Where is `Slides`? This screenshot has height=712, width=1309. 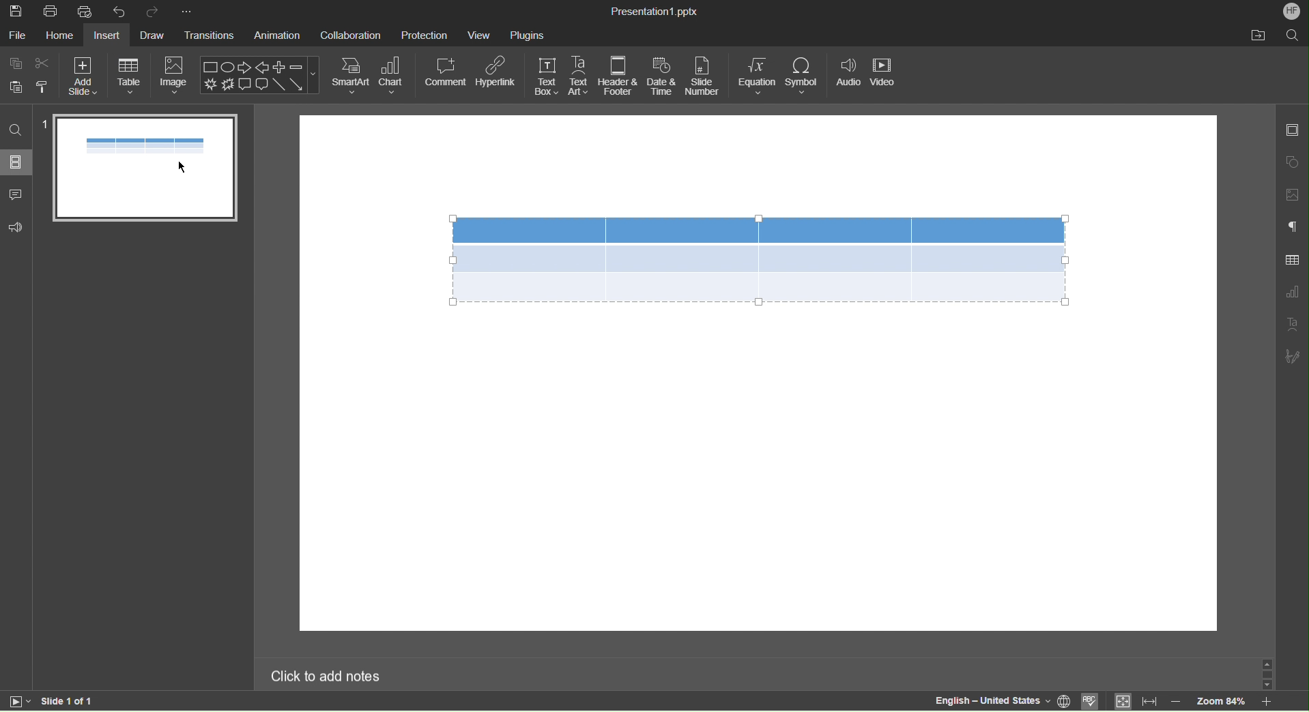 Slides is located at coordinates (17, 163).